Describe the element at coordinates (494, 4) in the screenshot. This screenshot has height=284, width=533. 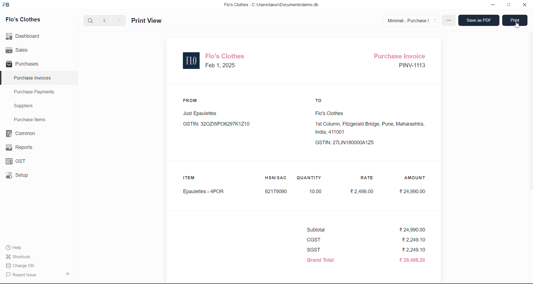
I see `minimize` at that location.